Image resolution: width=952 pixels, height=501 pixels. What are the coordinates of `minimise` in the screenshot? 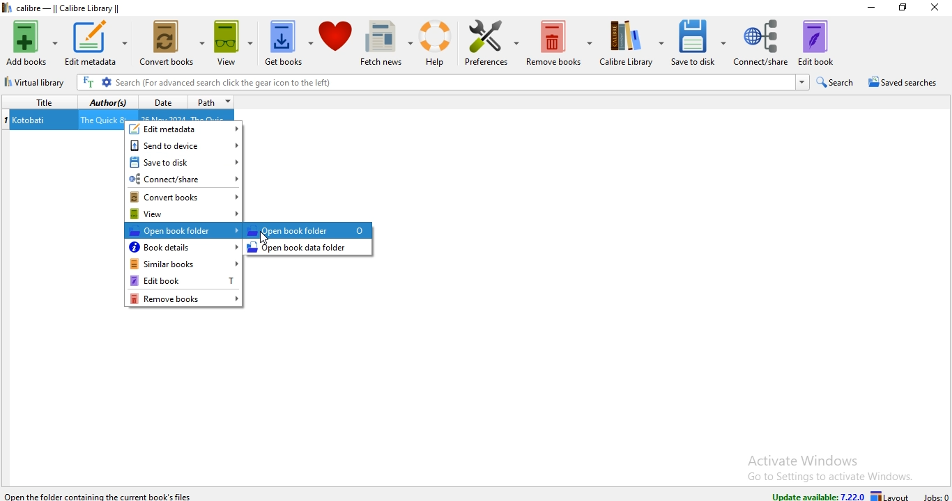 It's located at (866, 9).